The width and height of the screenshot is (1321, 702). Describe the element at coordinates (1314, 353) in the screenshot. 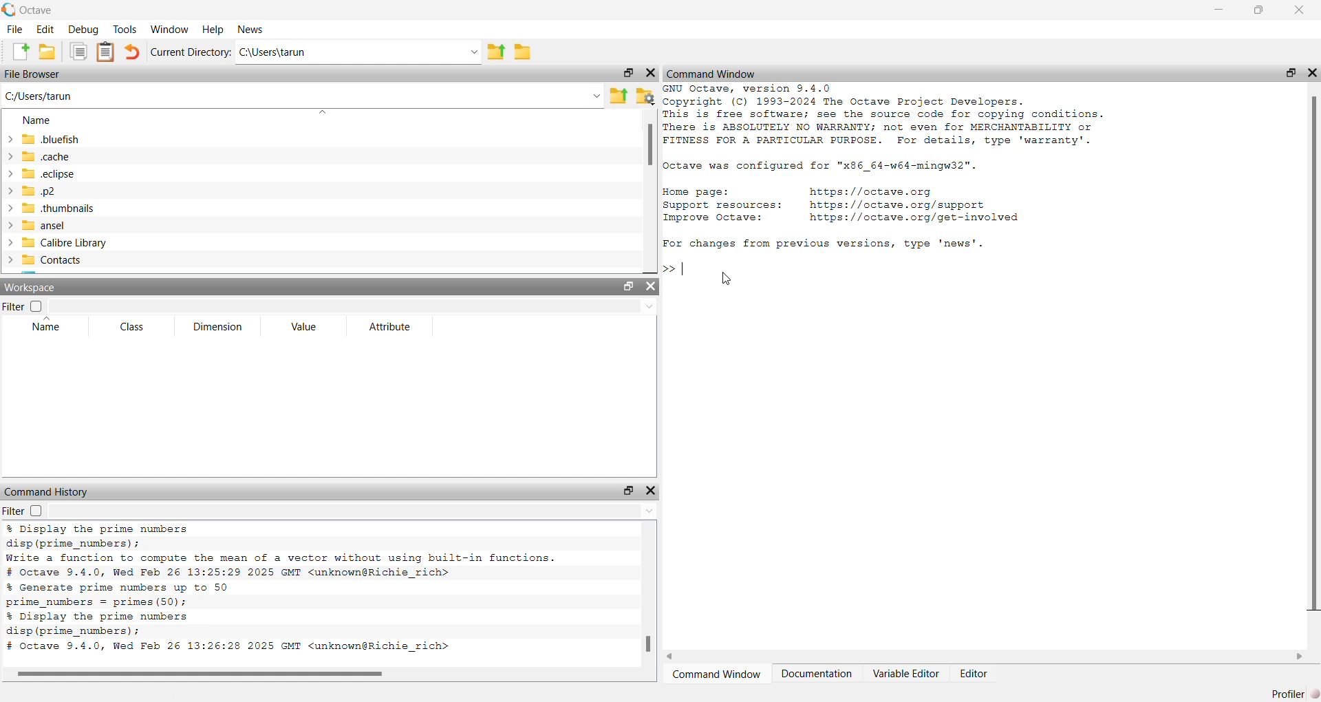

I see `scroll bar` at that location.